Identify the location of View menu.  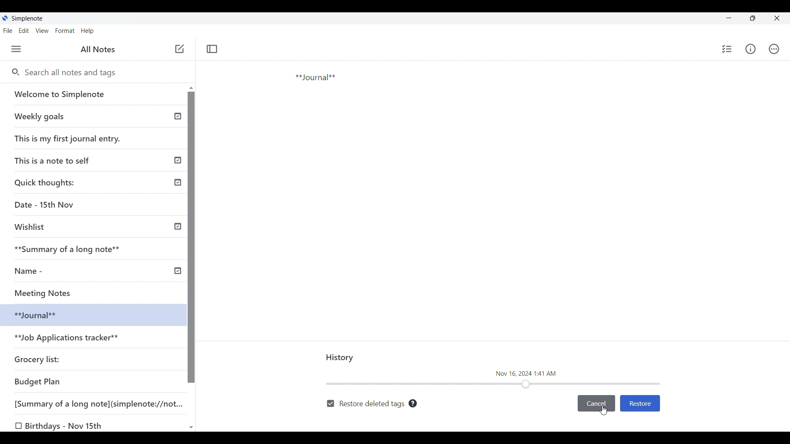
(42, 31).